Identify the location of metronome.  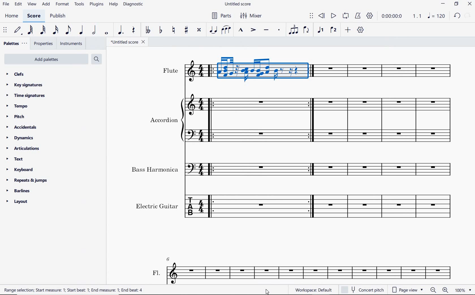
(357, 16).